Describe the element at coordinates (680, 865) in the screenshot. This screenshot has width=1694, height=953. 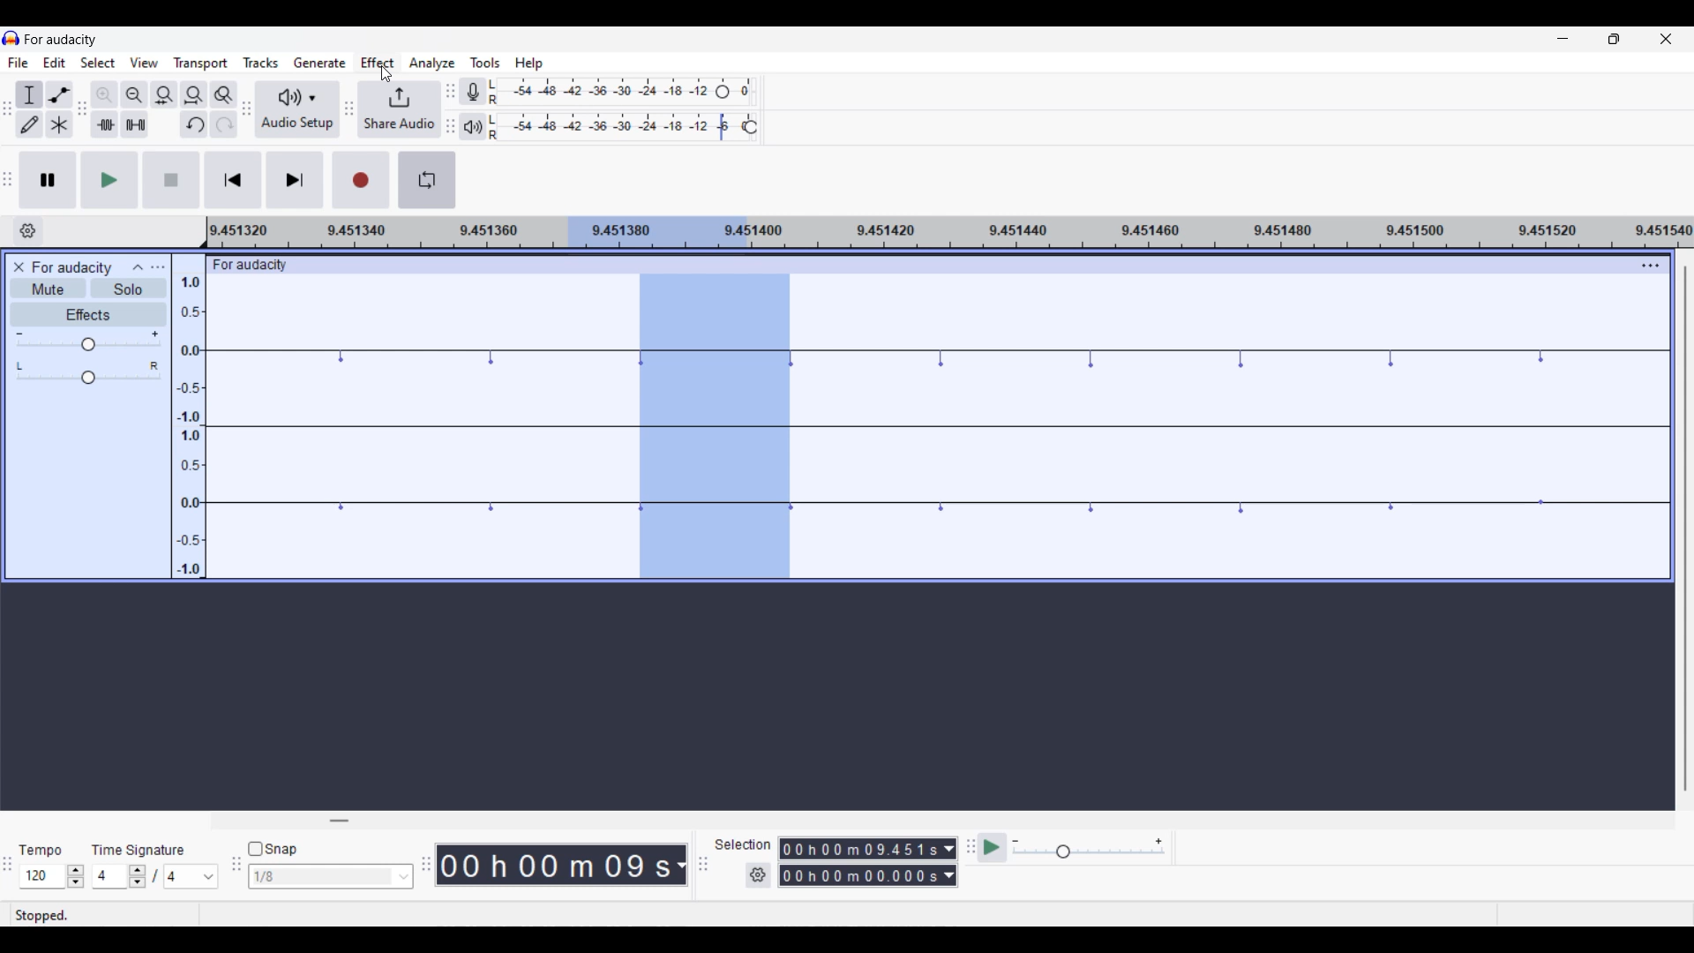
I see `Current track measurement` at that location.